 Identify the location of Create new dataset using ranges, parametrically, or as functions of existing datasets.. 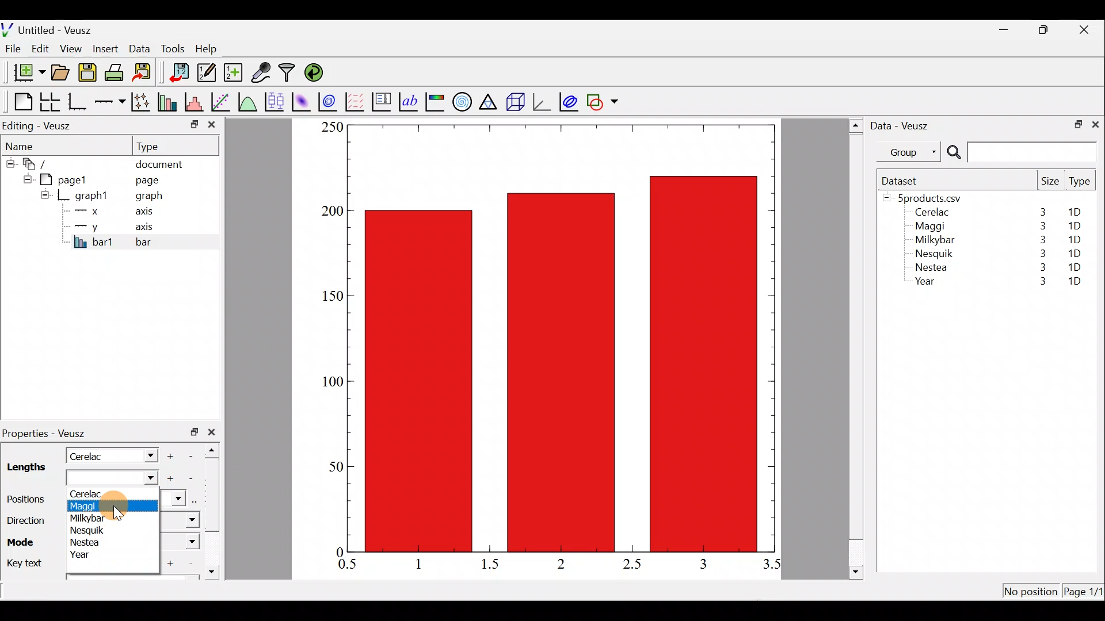
(234, 73).